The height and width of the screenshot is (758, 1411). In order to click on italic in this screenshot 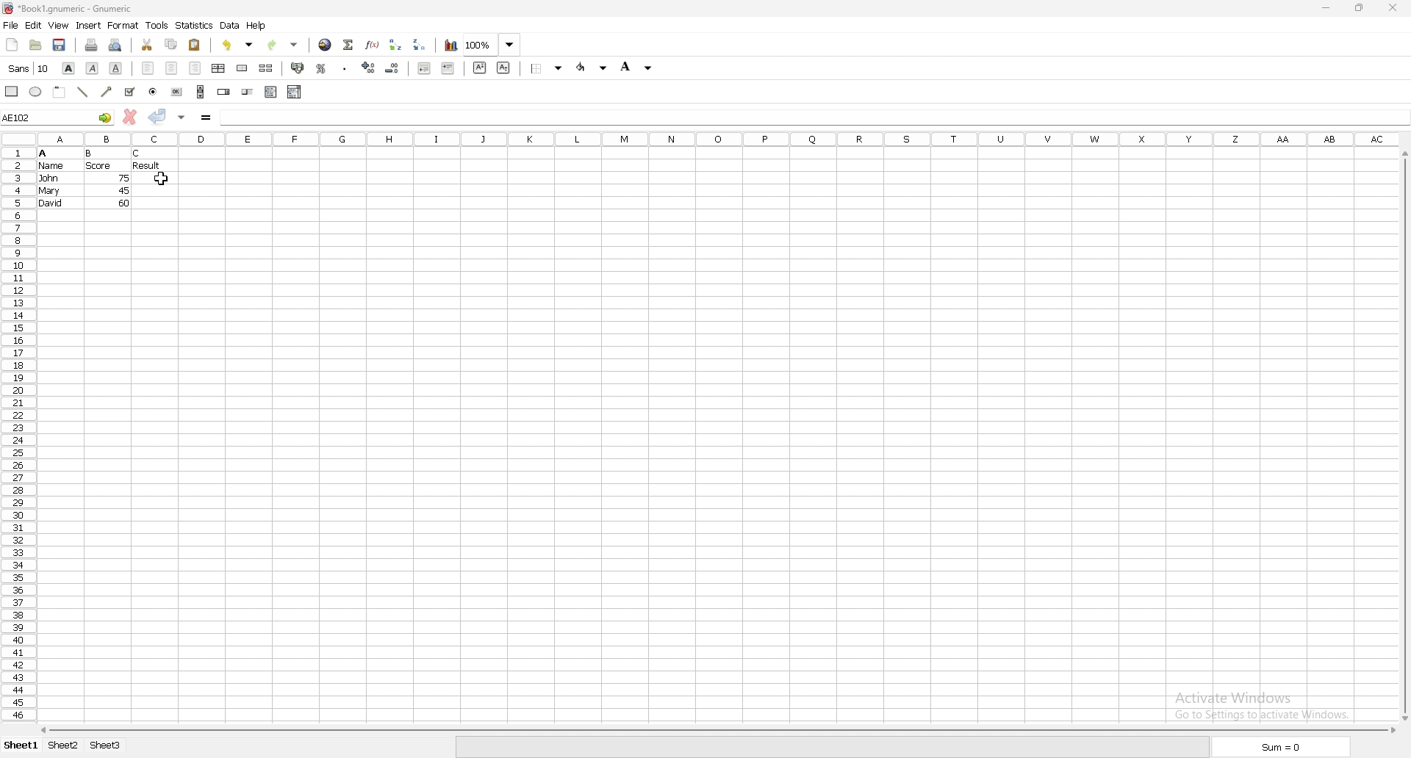, I will do `click(94, 68)`.